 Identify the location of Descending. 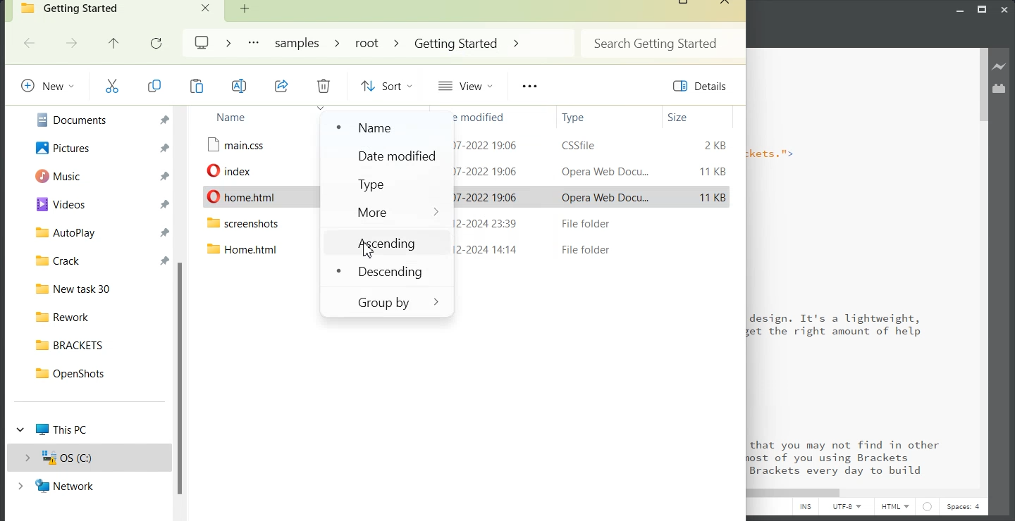
(385, 272).